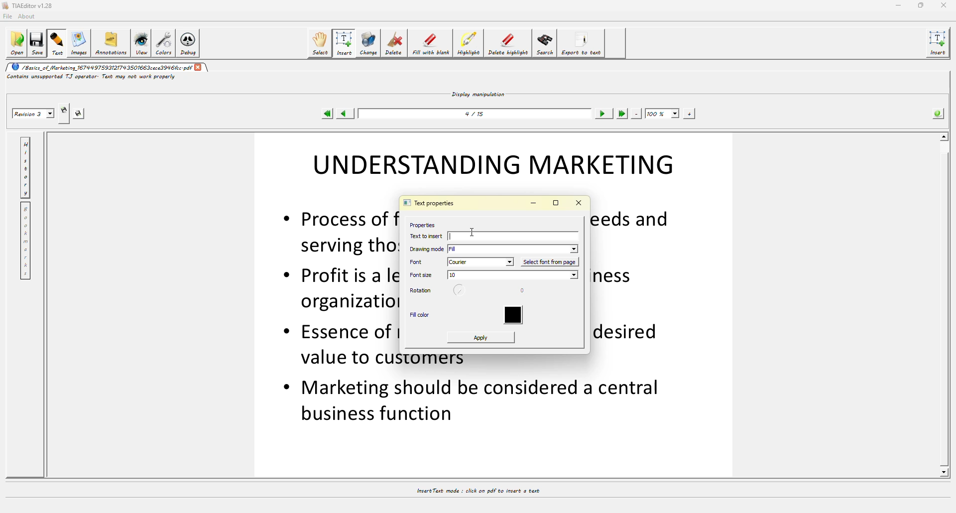  I want to click on save, so click(38, 43).